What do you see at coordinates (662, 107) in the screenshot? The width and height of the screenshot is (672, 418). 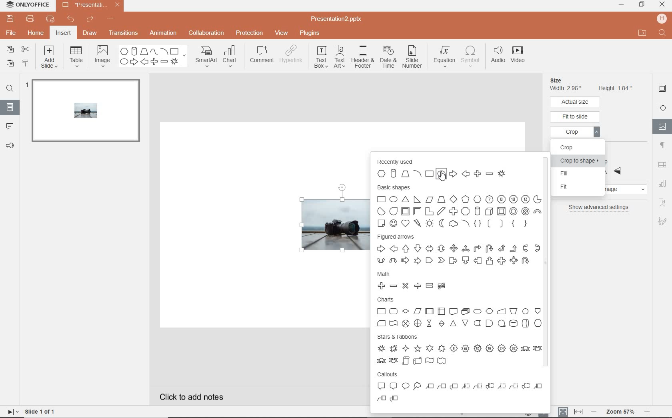 I see `shapes` at bounding box center [662, 107].